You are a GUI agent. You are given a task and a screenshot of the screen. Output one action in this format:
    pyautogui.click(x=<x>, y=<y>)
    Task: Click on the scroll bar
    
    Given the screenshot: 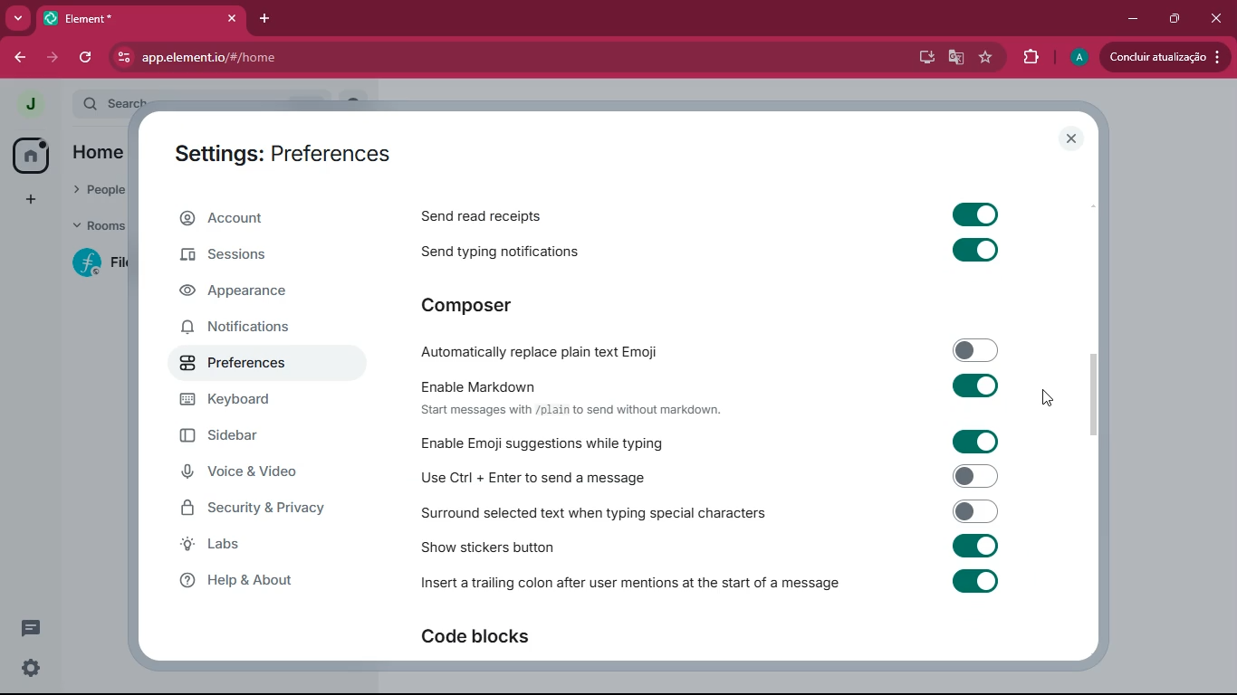 What is the action you would take?
    pyautogui.click(x=1096, y=397)
    